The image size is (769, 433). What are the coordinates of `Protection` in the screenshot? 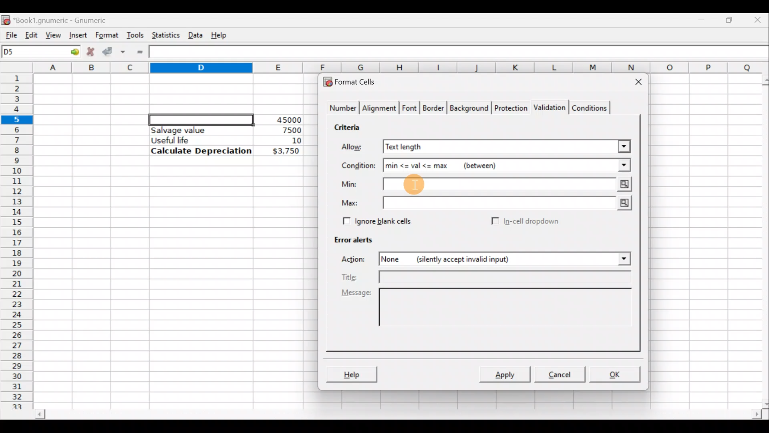 It's located at (509, 109).